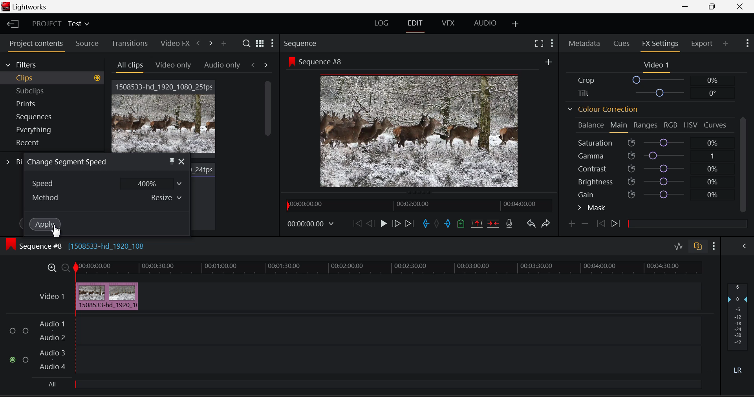 The image size is (754, 397). I want to click on Colour Correction Section, so click(617, 109).